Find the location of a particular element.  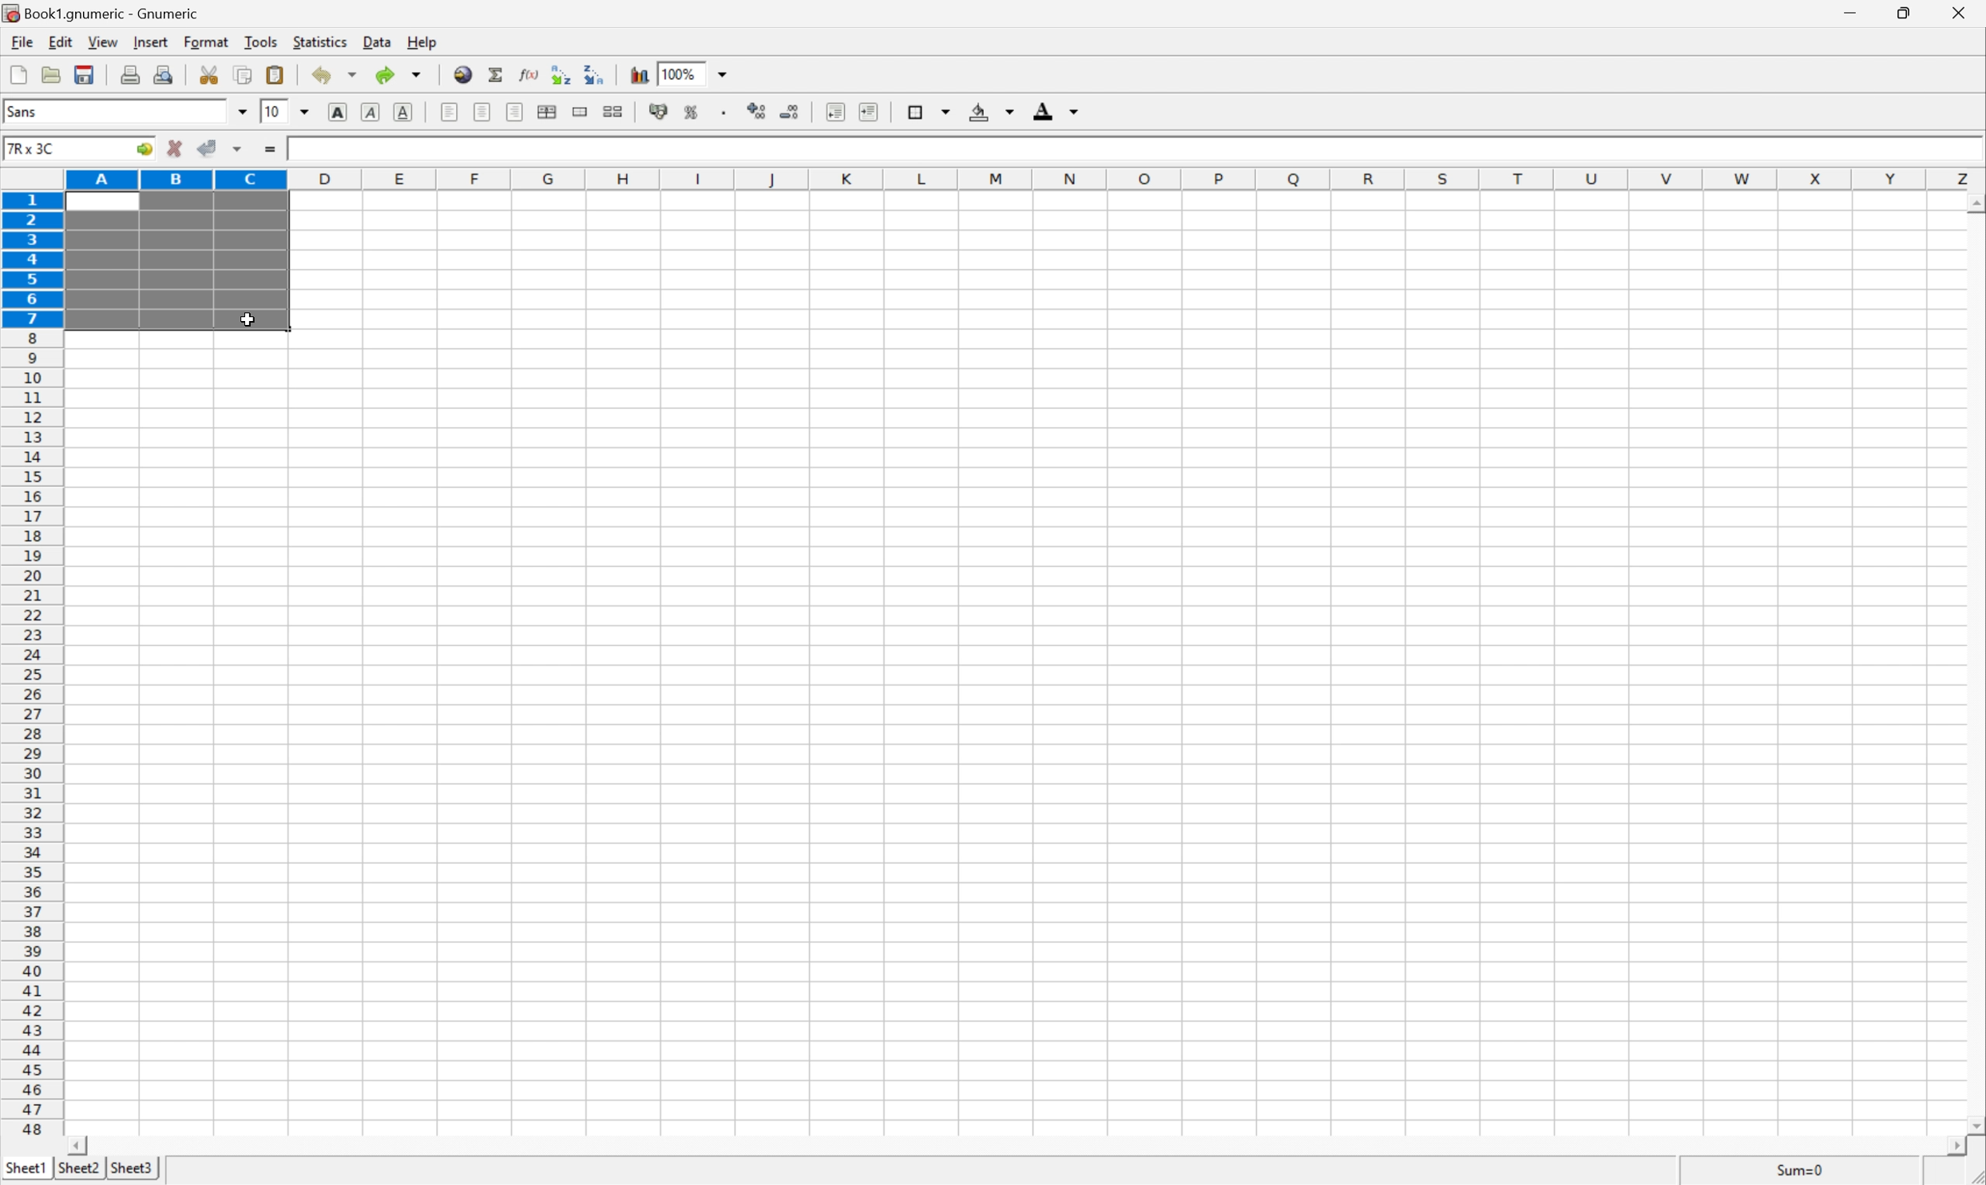

view is located at coordinates (101, 43).